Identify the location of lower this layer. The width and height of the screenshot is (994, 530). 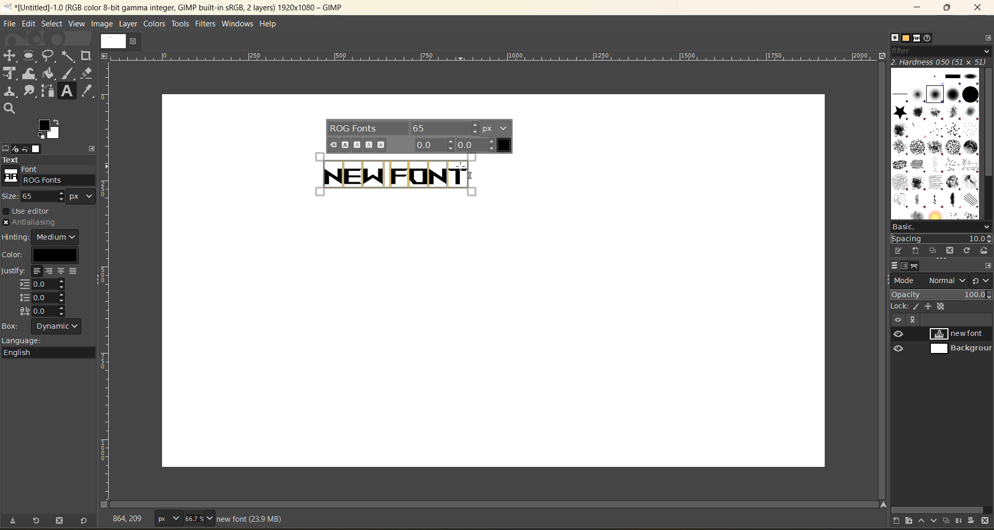
(933, 521).